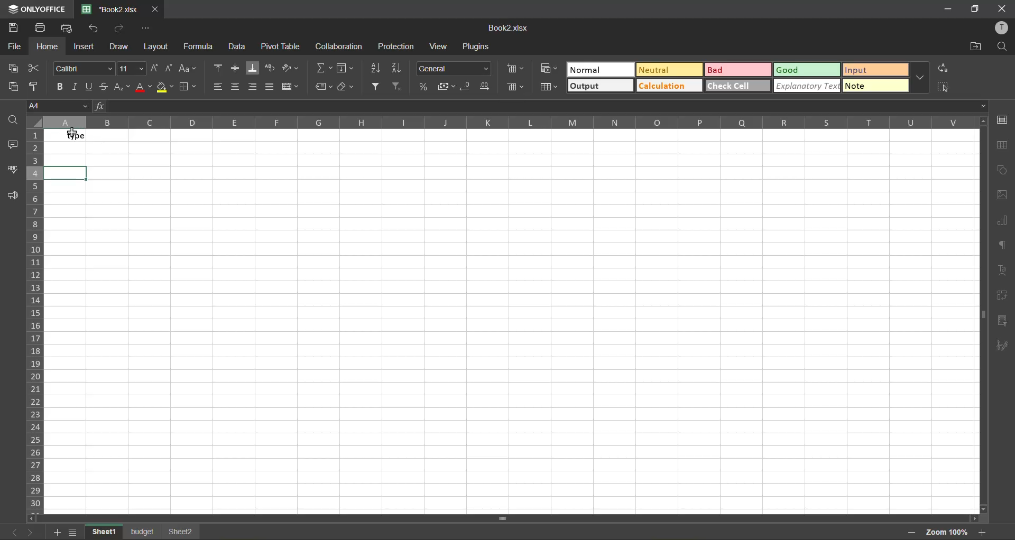 The width and height of the screenshot is (1015, 540). I want to click on previous, so click(11, 532).